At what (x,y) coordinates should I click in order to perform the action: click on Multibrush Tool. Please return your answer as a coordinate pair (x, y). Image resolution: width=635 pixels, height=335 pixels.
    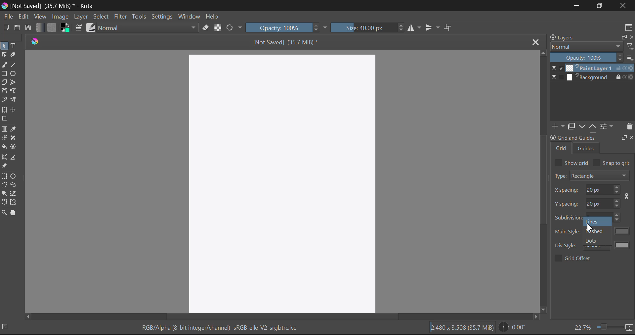
    Looking at the image, I should click on (15, 101).